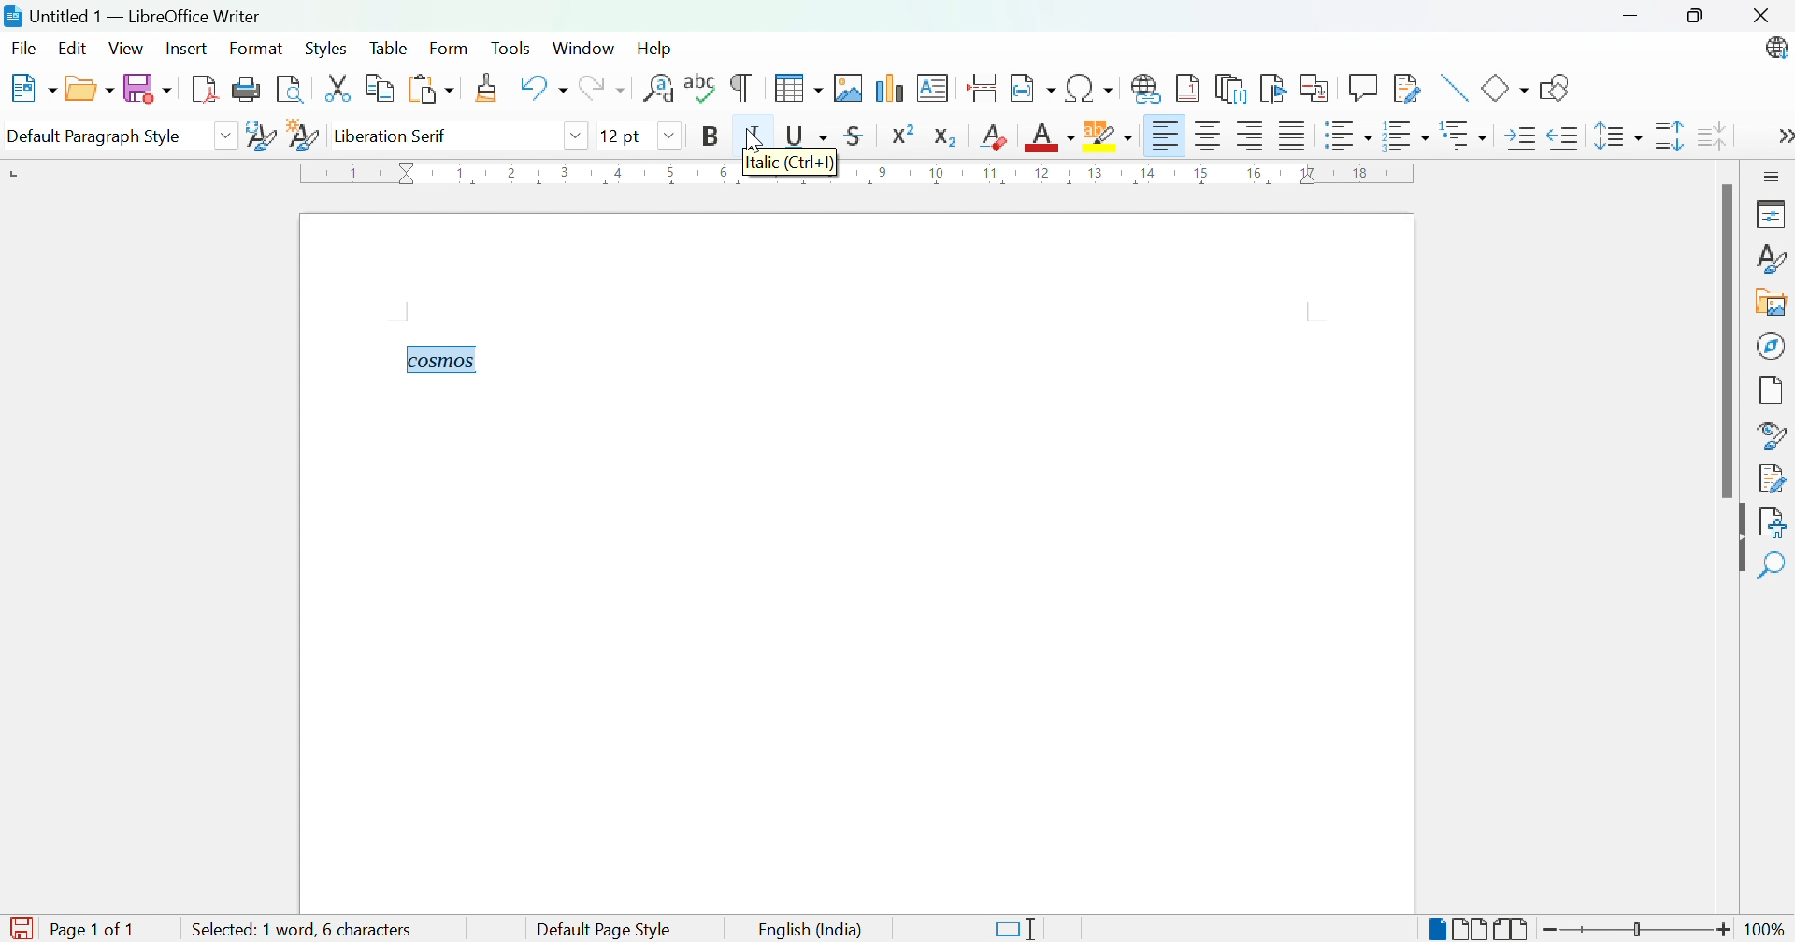  Describe the element at coordinates (856, 136) in the screenshot. I see `Strikethrough` at that location.